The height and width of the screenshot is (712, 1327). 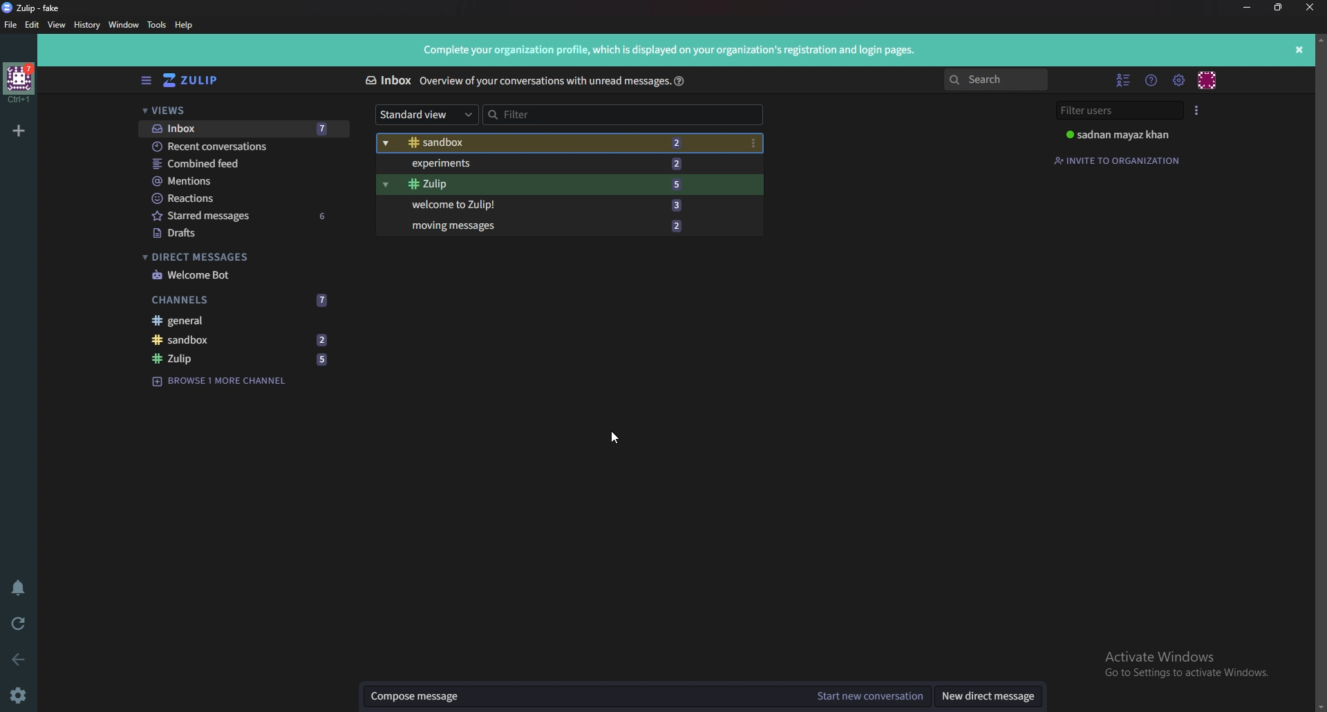 I want to click on view, so click(x=58, y=26).